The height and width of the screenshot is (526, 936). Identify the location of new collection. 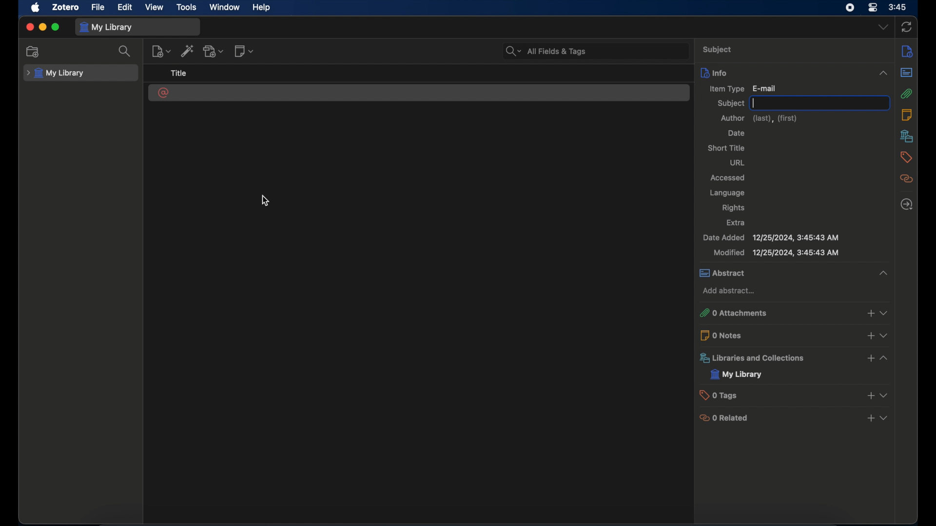
(33, 52).